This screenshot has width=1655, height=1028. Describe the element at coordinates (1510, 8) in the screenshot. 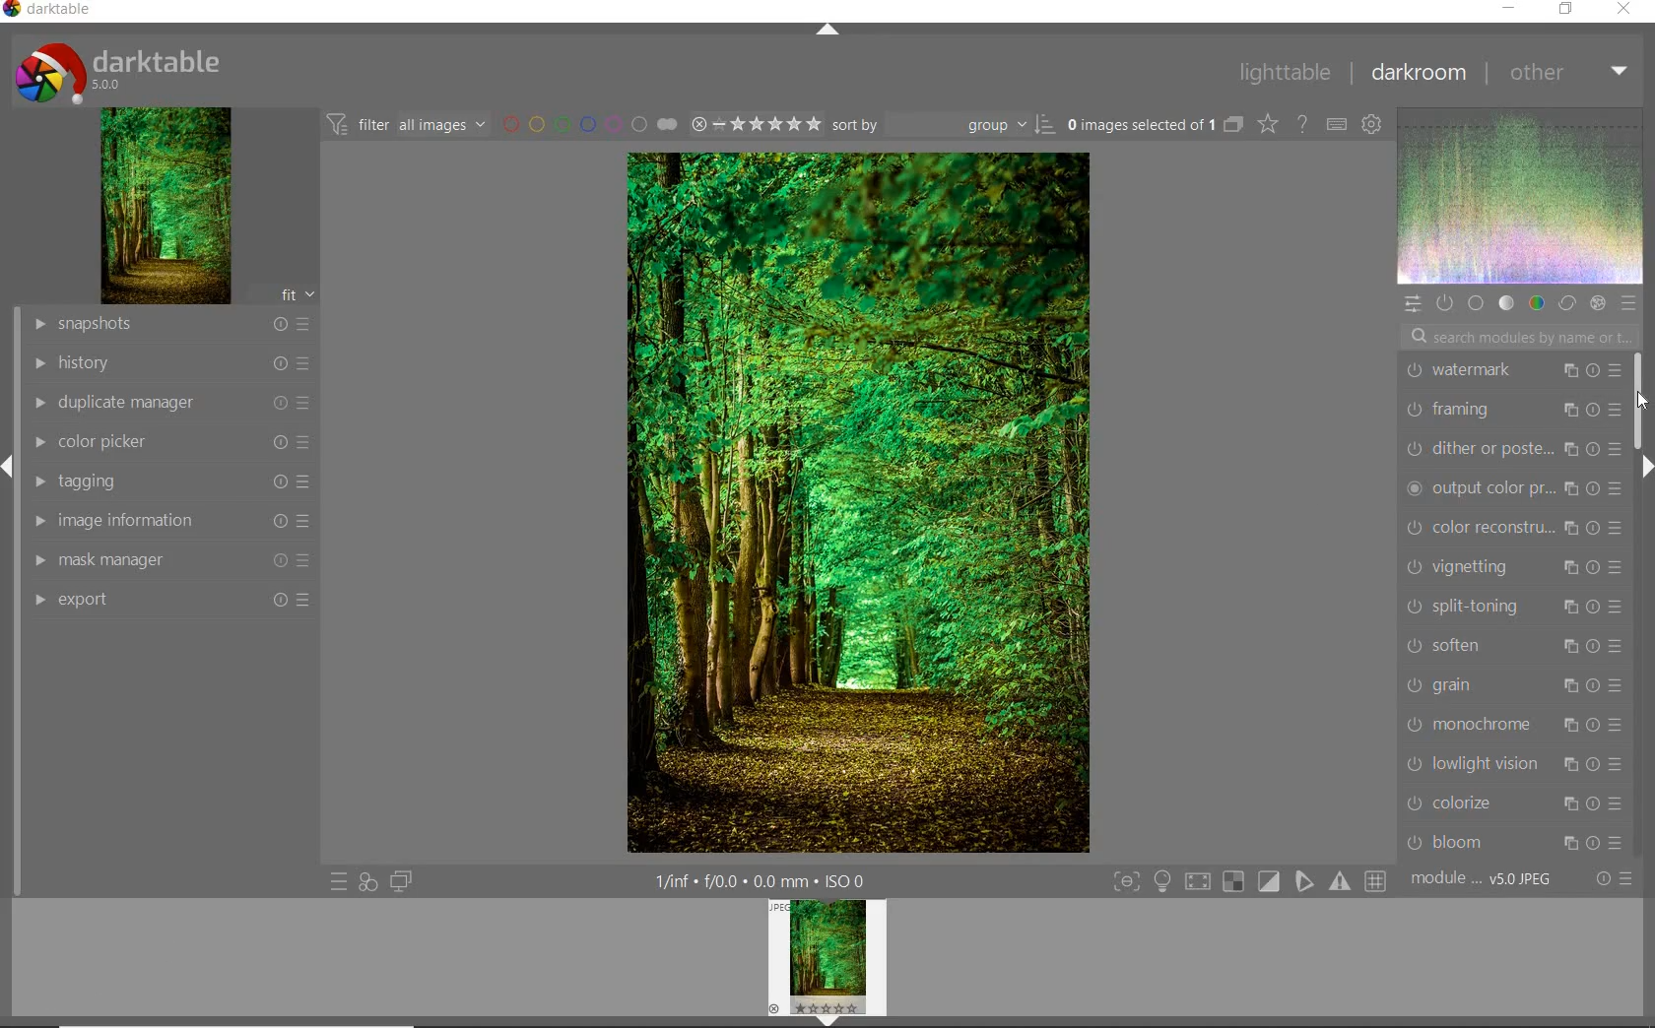

I see `MINIMIZE` at that location.